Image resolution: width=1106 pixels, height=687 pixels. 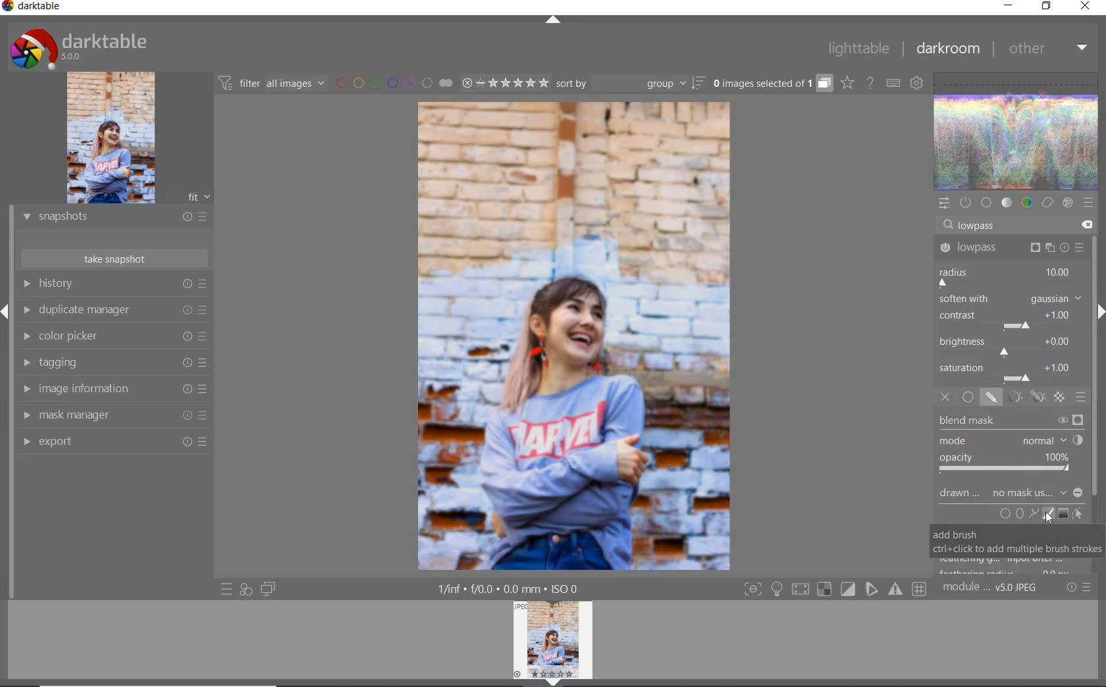 I want to click on system logo, so click(x=78, y=47).